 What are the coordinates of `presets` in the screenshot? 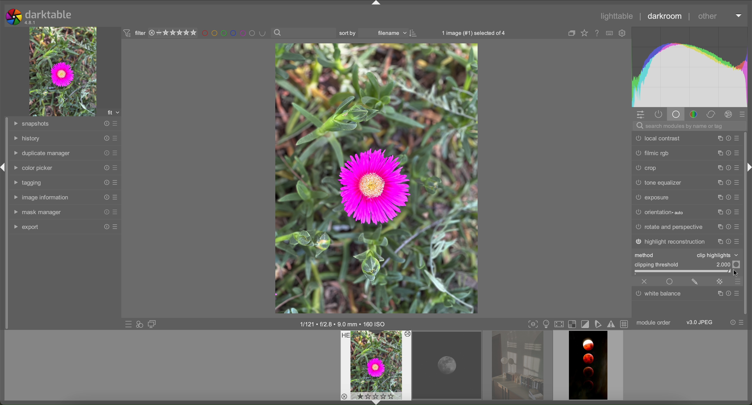 It's located at (738, 183).